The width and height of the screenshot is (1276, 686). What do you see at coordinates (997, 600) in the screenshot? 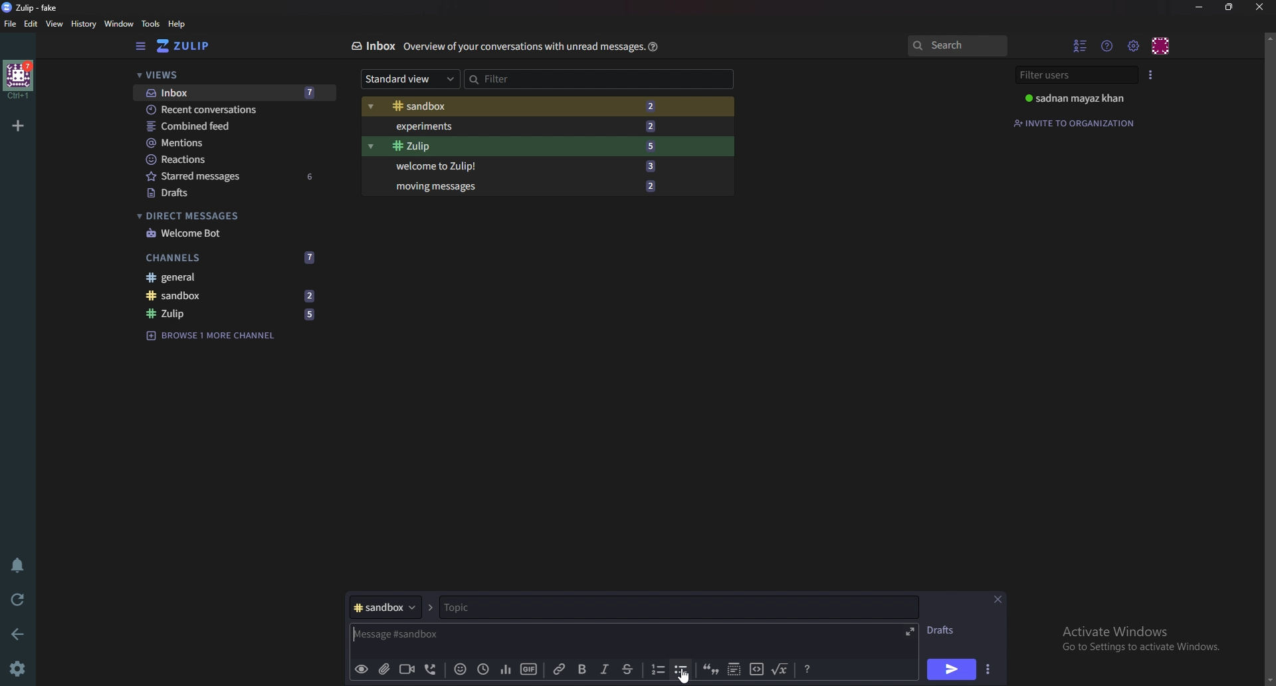
I see `Close message` at bounding box center [997, 600].